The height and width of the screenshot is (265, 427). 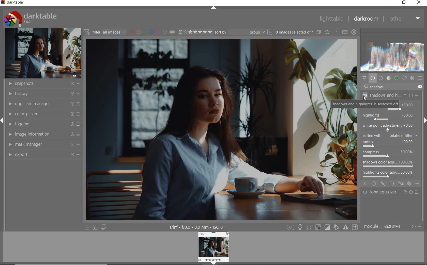 What do you see at coordinates (44, 114) in the screenshot?
I see `color picker` at bounding box center [44, 114].